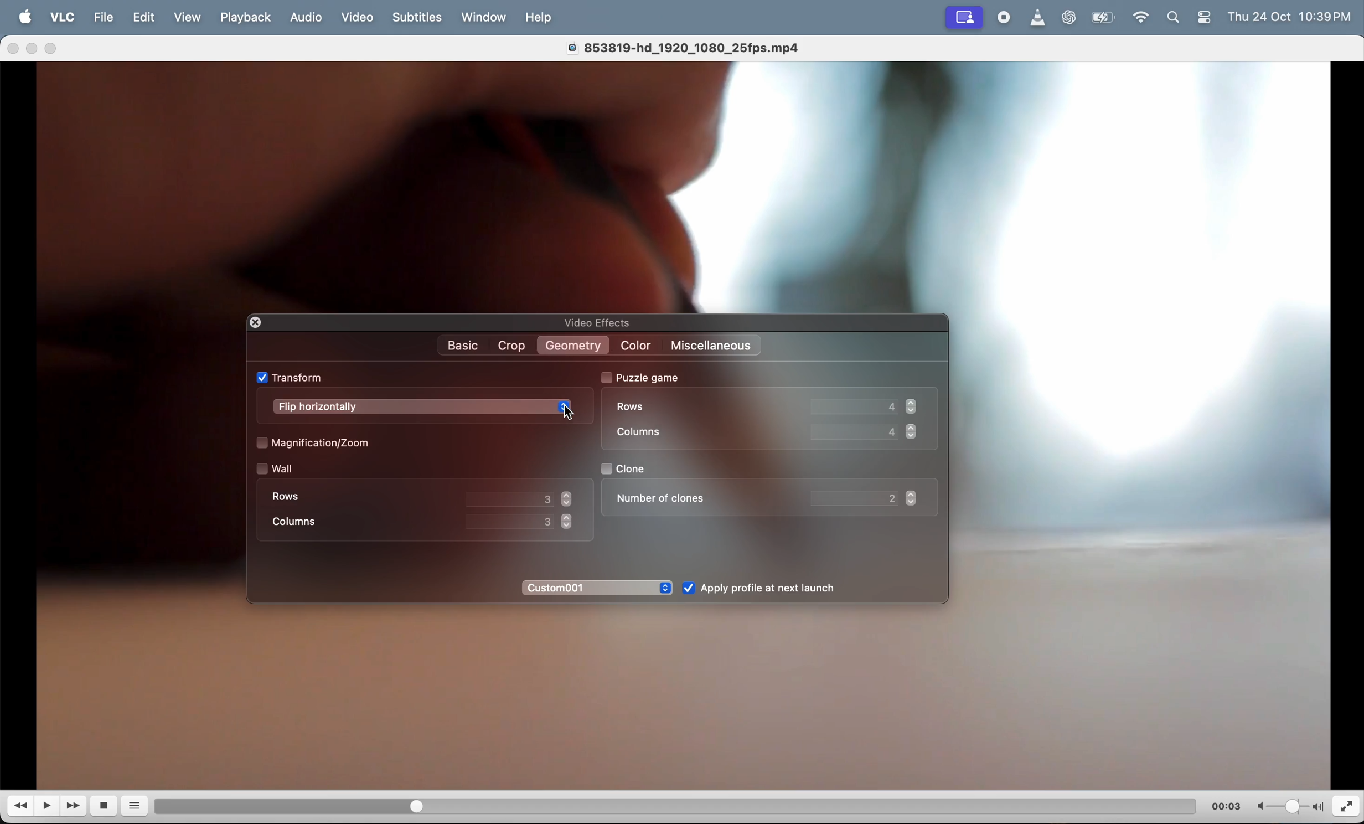  What do you see at coordinates (288, 498) in the screenshot?
I see `rows` at bounding box center [288, 498].